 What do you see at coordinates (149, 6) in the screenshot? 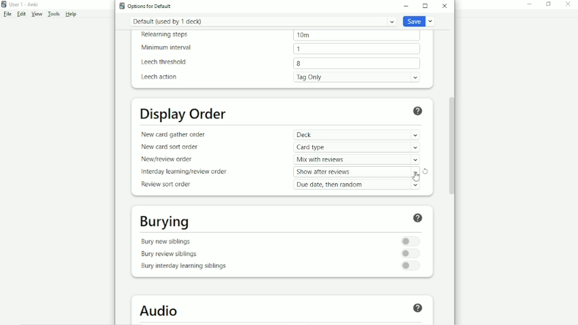
I see `Options for default` at bounding box center [149, 6].